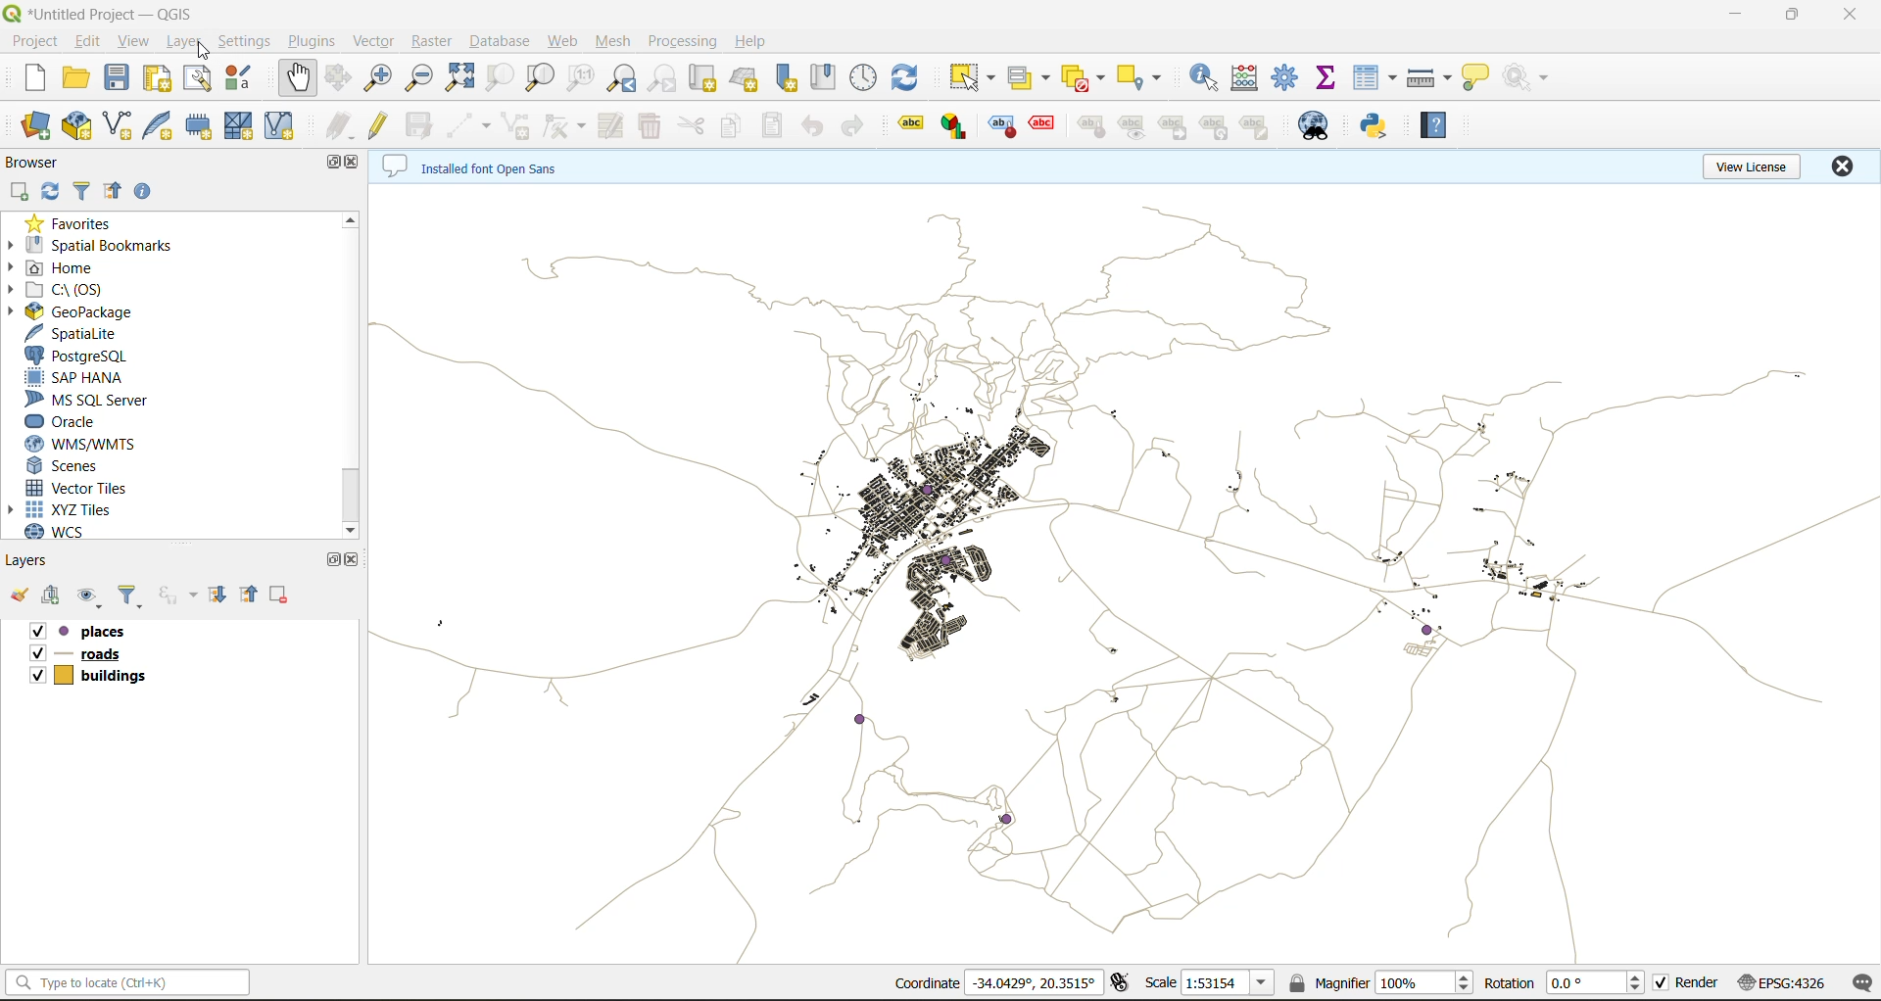  Describe the element at coordinates (1290, 77) in the screenshot. I see `tool box` at that location.